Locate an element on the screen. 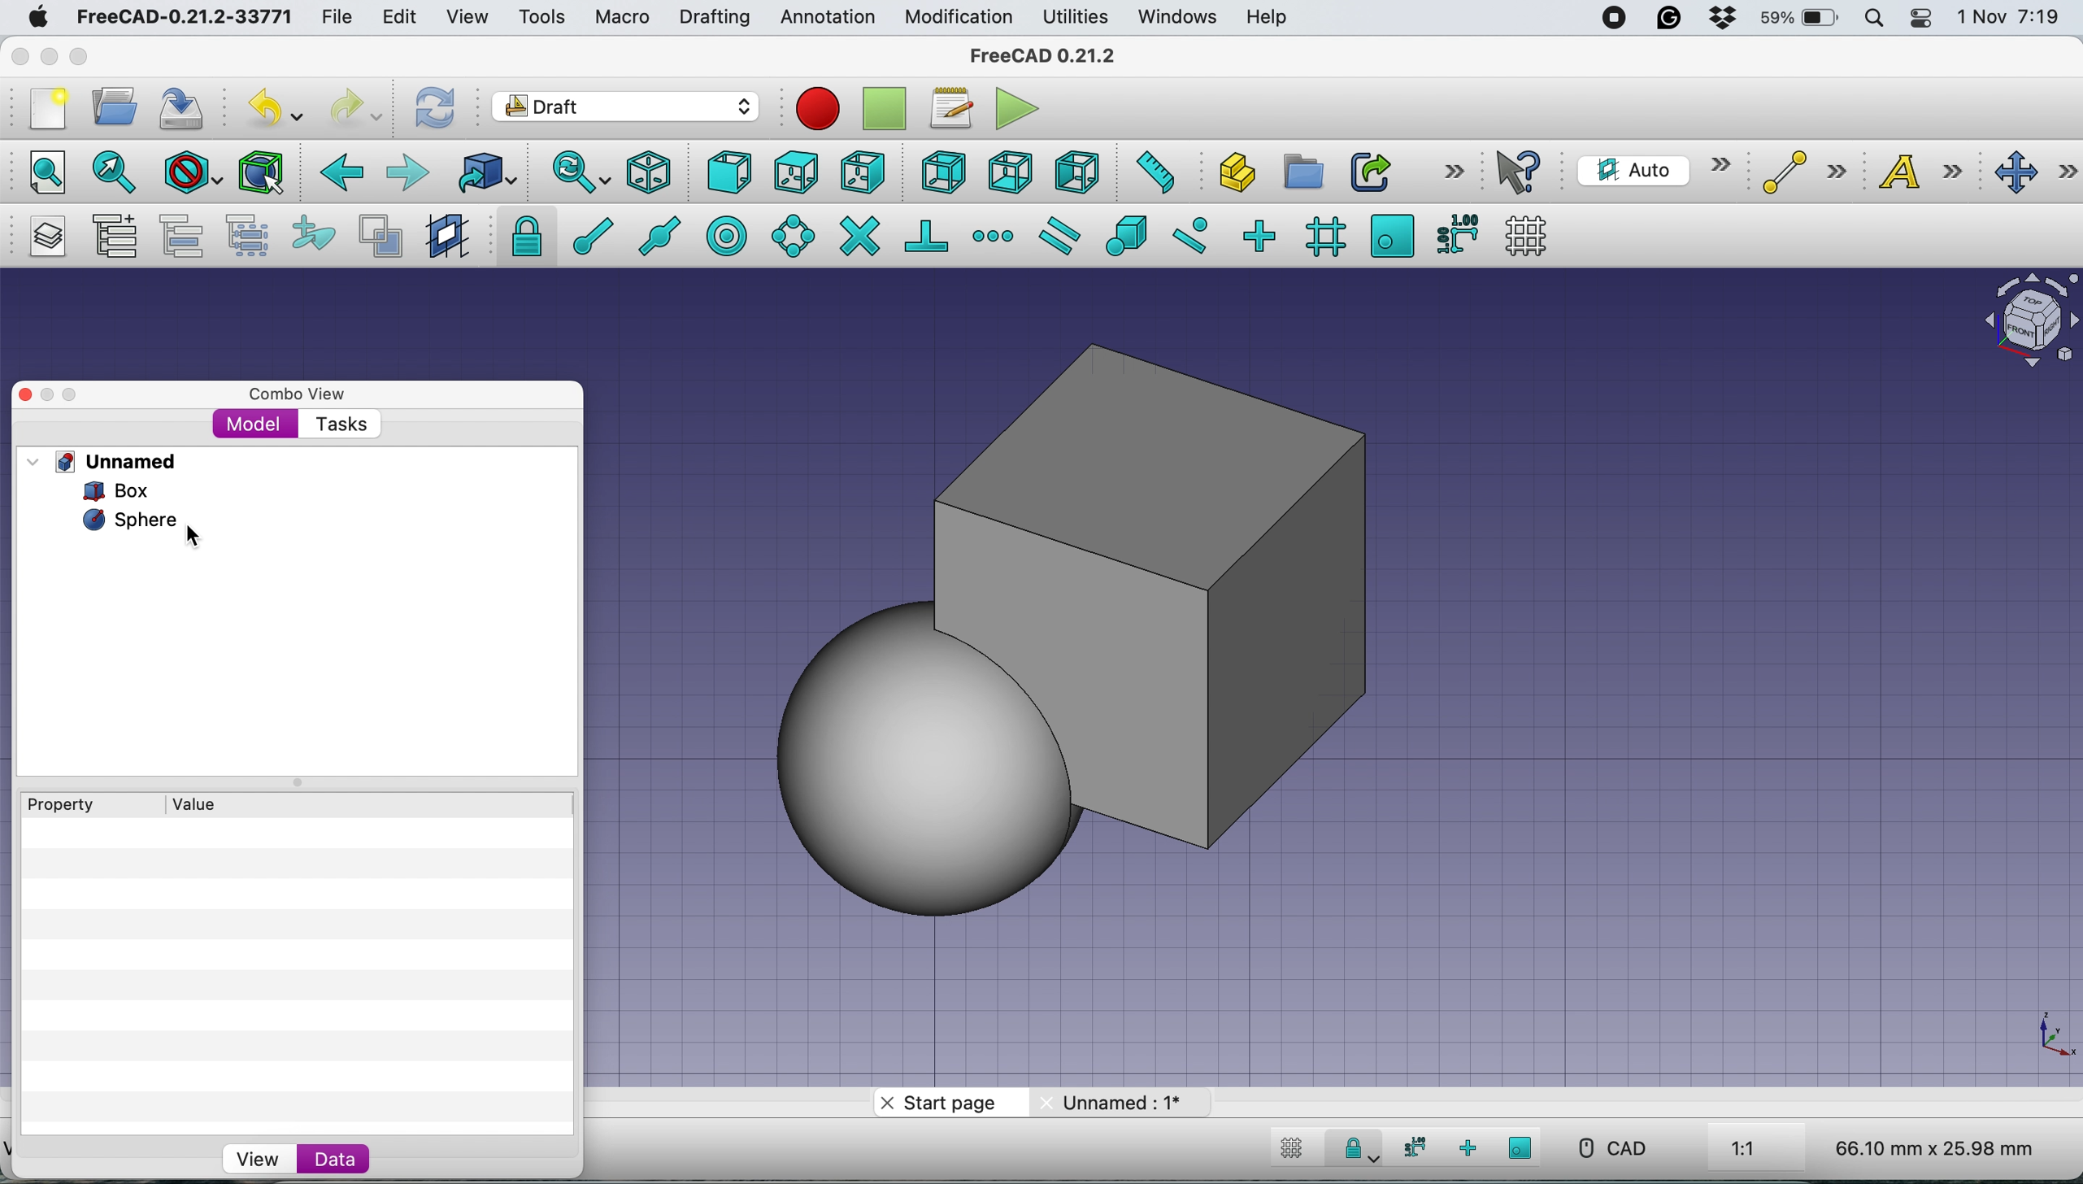  view is located at coordinates (257, 1160).